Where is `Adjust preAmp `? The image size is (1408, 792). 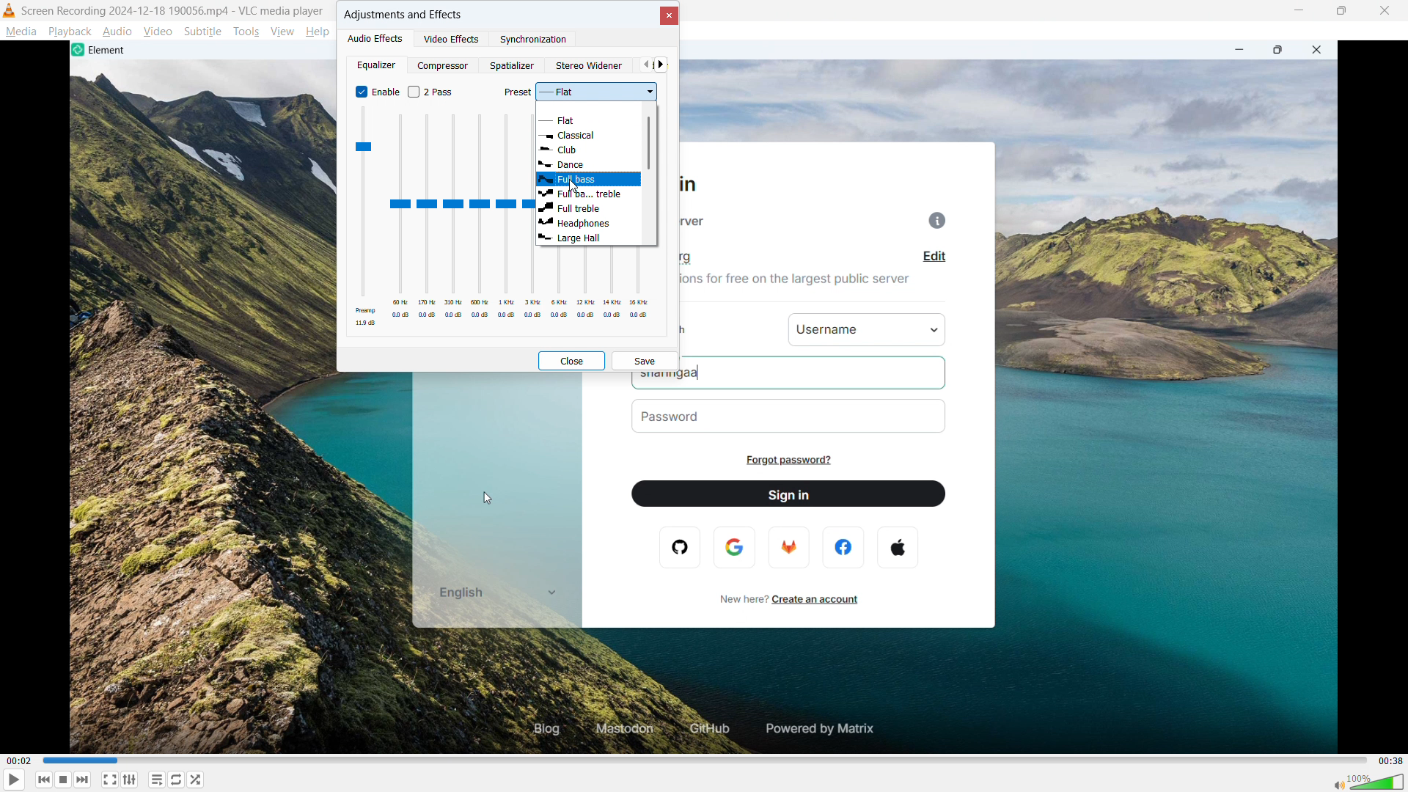 Adjust preAmp  is located at coordinates (364, 217).